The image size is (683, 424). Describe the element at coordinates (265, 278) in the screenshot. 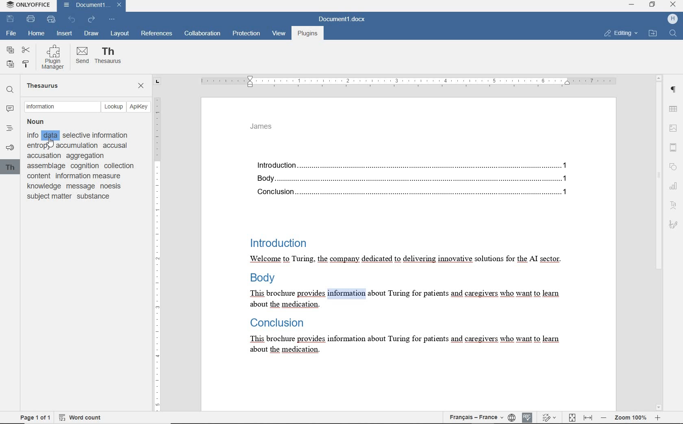

I see `Body` at that location.